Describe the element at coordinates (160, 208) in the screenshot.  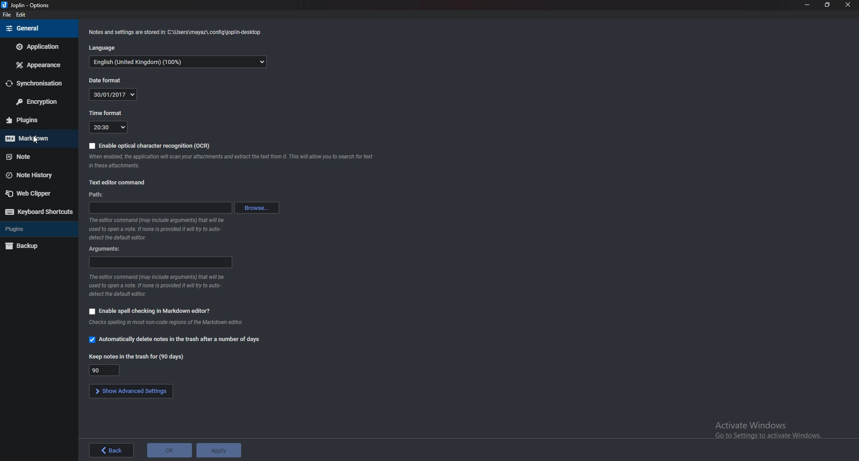
I see `path` at that location.